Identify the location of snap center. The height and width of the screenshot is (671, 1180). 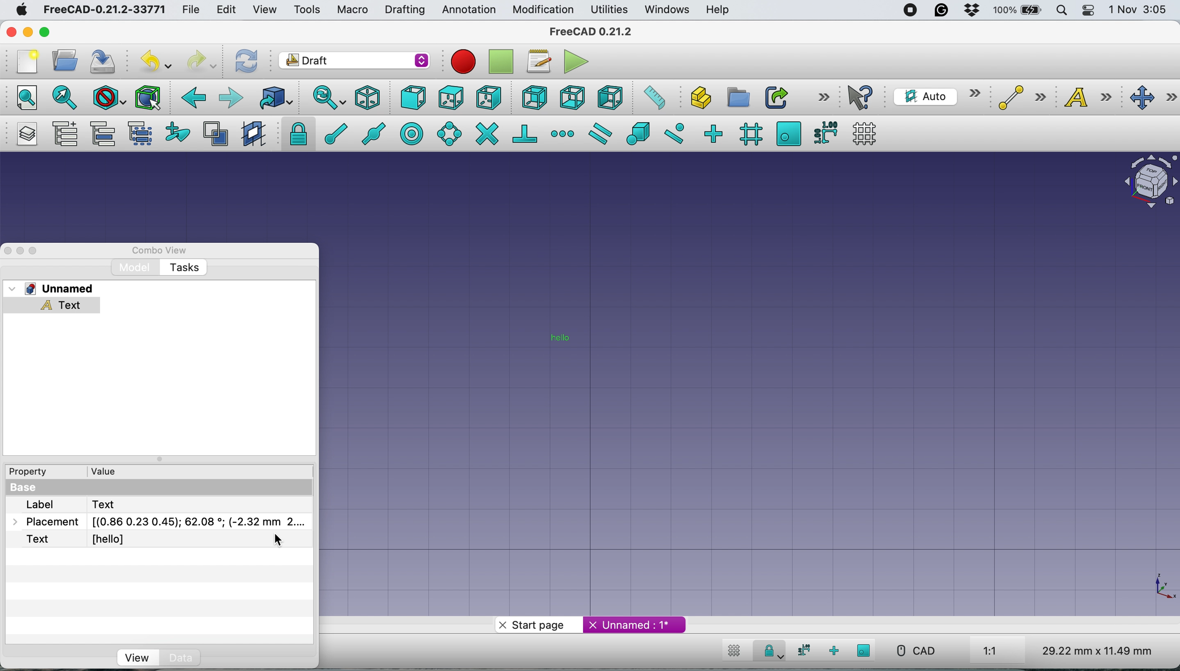
(410, 136).